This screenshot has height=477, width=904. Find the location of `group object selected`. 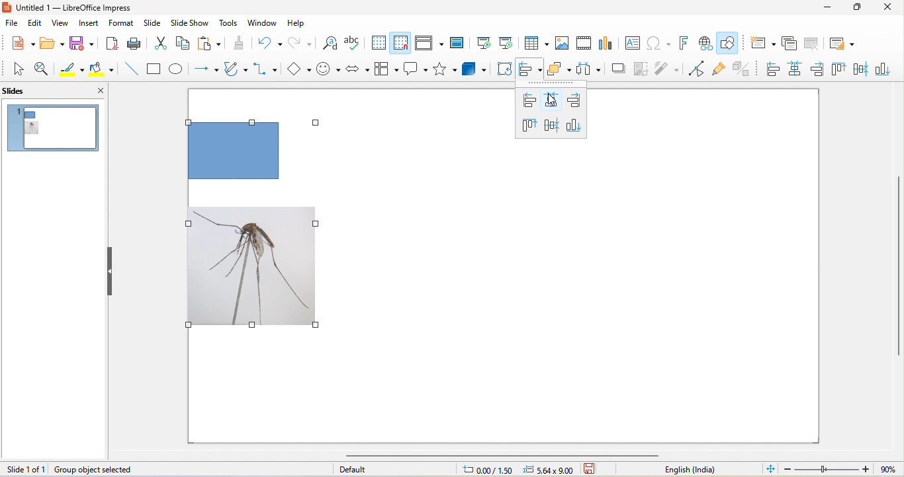

group object selected is located at coordinates (112, 468).